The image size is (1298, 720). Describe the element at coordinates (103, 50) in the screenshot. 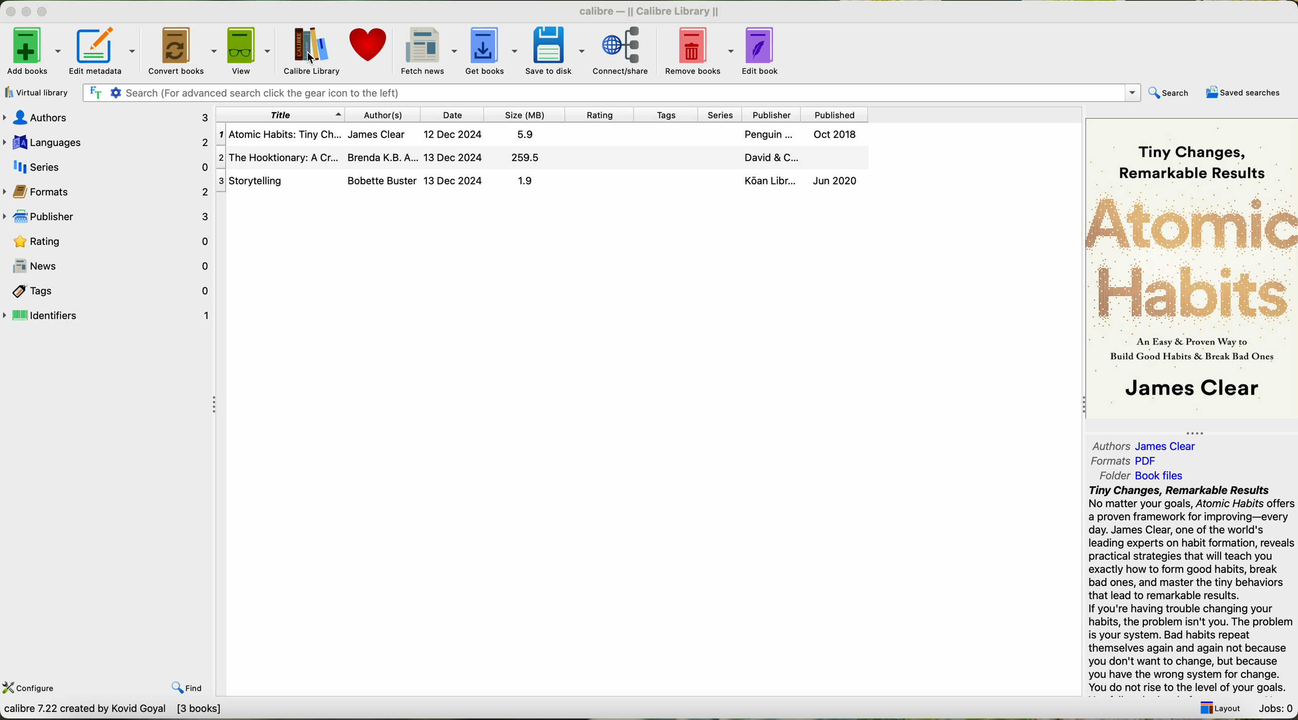

I see `edit metadata` at that location.